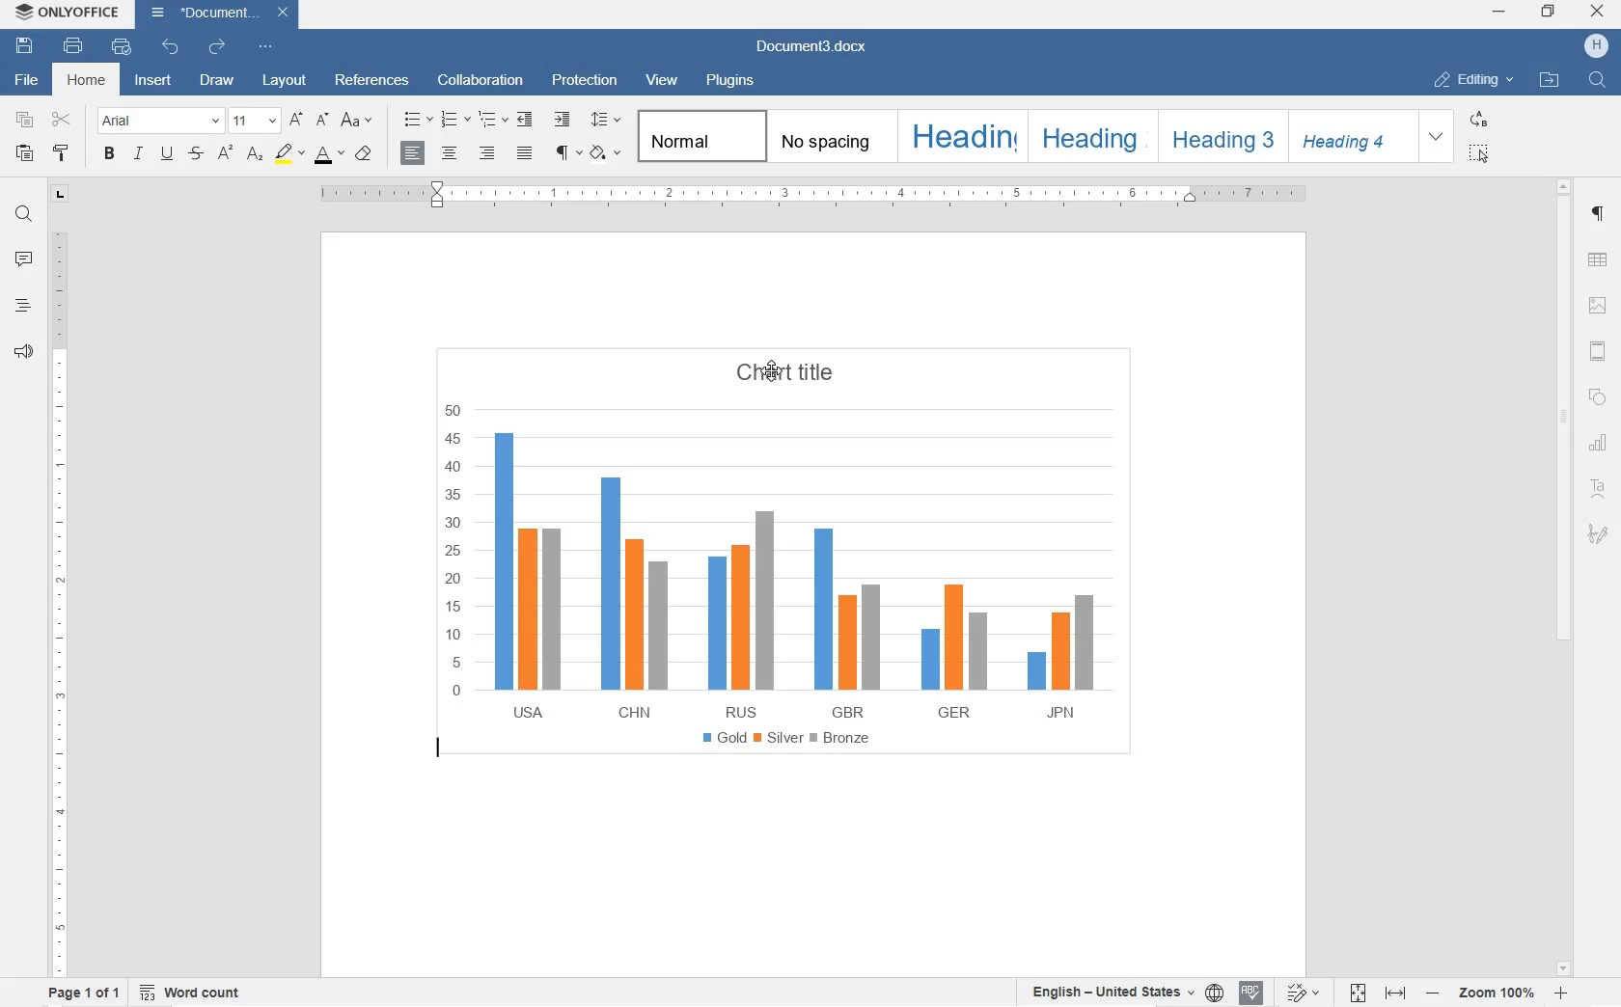 The height and width of the screenshot is (1007, 1621). I want to click on MULTILEVEL LISTS, so click(493, 121).